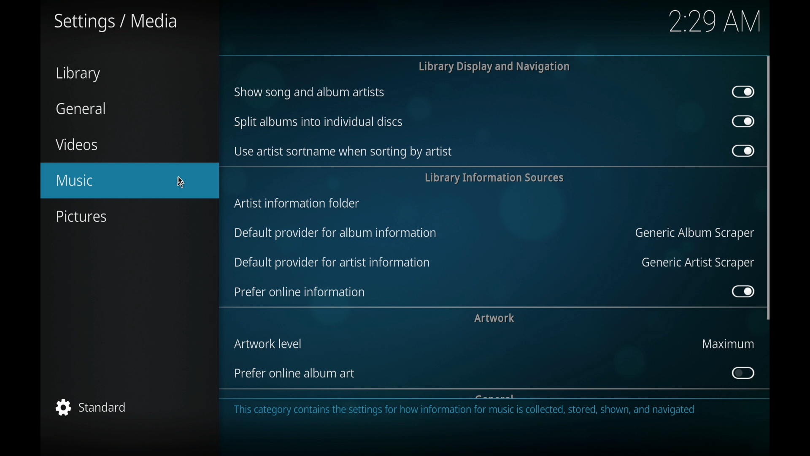 This screenshot has height=456, width=810. Describe the element at coordinates (742, 373) in the screenshot. I see `toggle b button` at that location.